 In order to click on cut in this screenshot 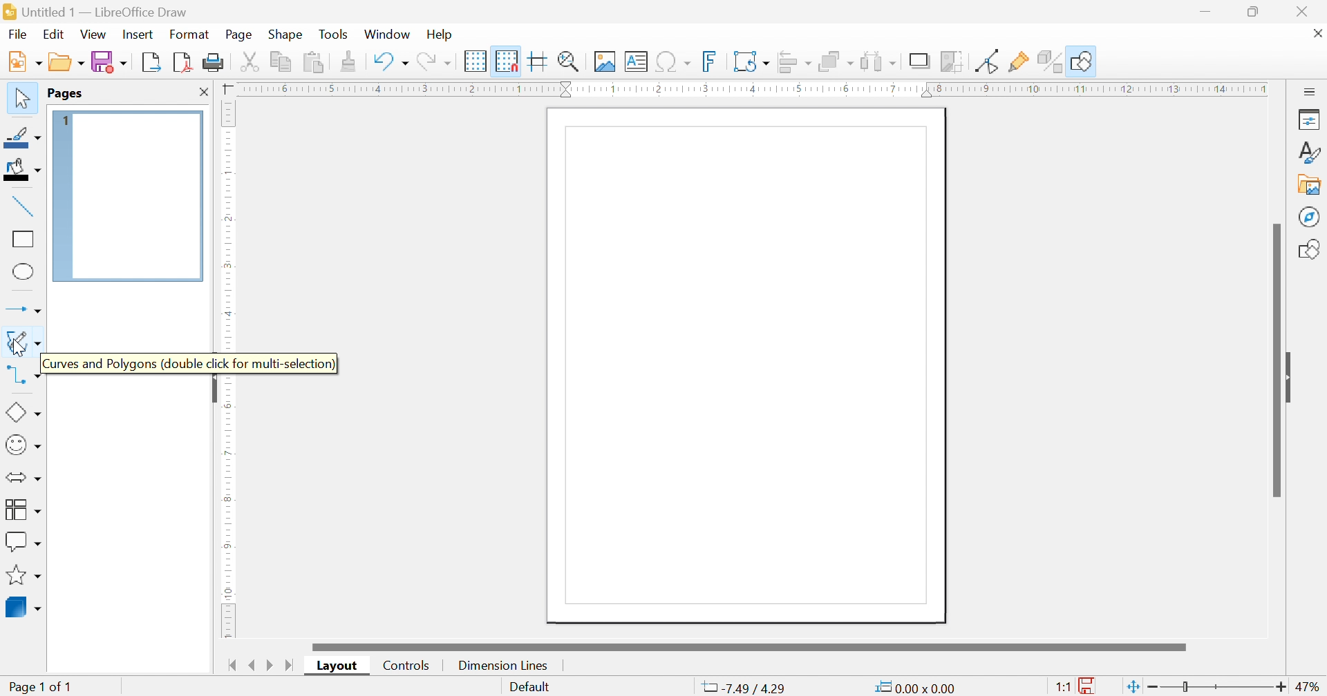, I will do `click(252, 61)`.